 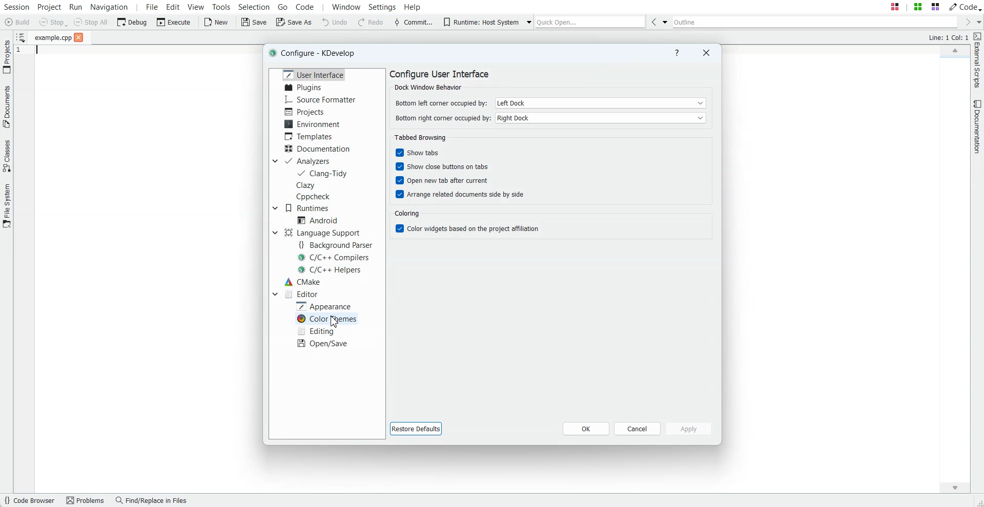 I want to click on Help, so click(x=676, y=53).